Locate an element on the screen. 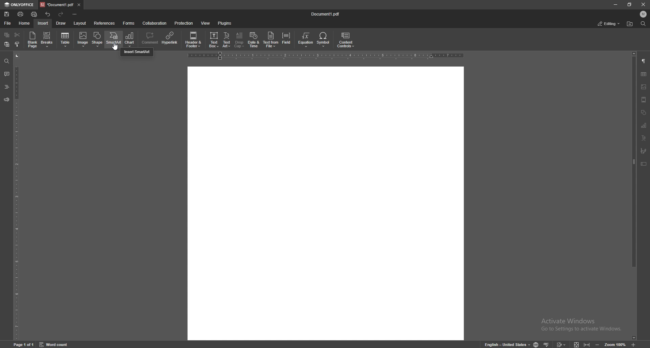  file name is located at coordinates (326, 14).